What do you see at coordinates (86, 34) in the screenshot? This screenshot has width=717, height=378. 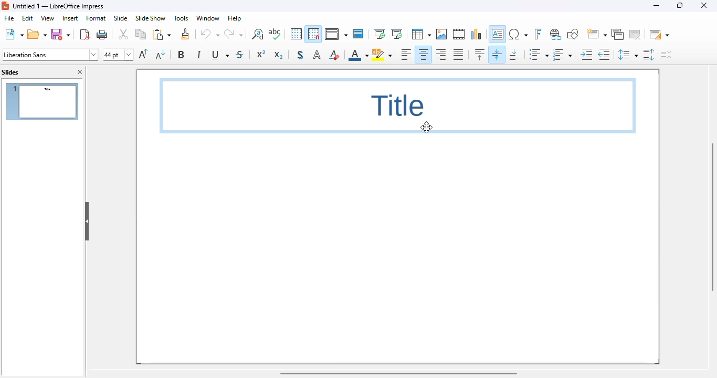 I see `export directly as PDF` at bounding box center [86, 34].